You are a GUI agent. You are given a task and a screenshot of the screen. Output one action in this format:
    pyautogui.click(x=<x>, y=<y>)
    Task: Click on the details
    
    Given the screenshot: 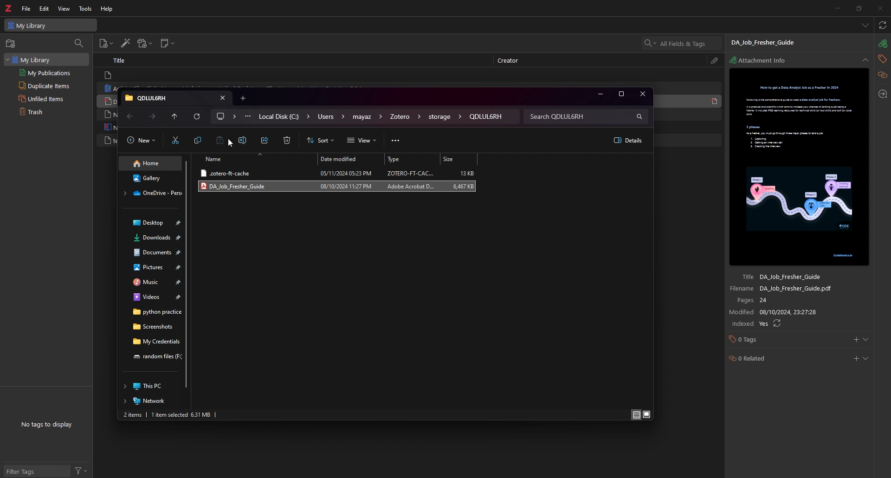 What is the action you would take?
    pyautogui.click(x=626, y=140)
    